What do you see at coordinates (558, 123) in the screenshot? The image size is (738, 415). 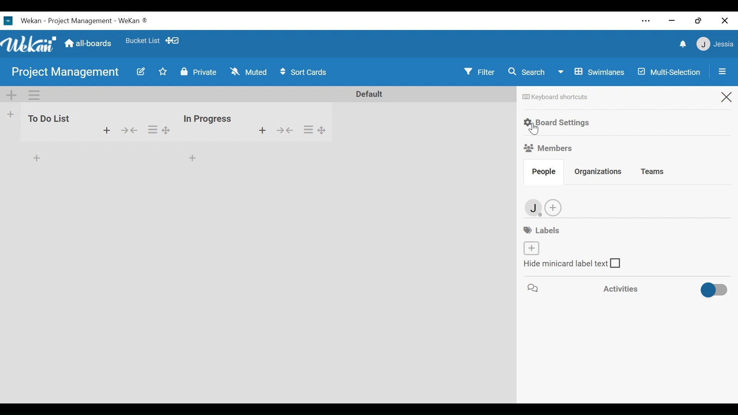 I see `Board Settings` at bounding box center [558, 123].